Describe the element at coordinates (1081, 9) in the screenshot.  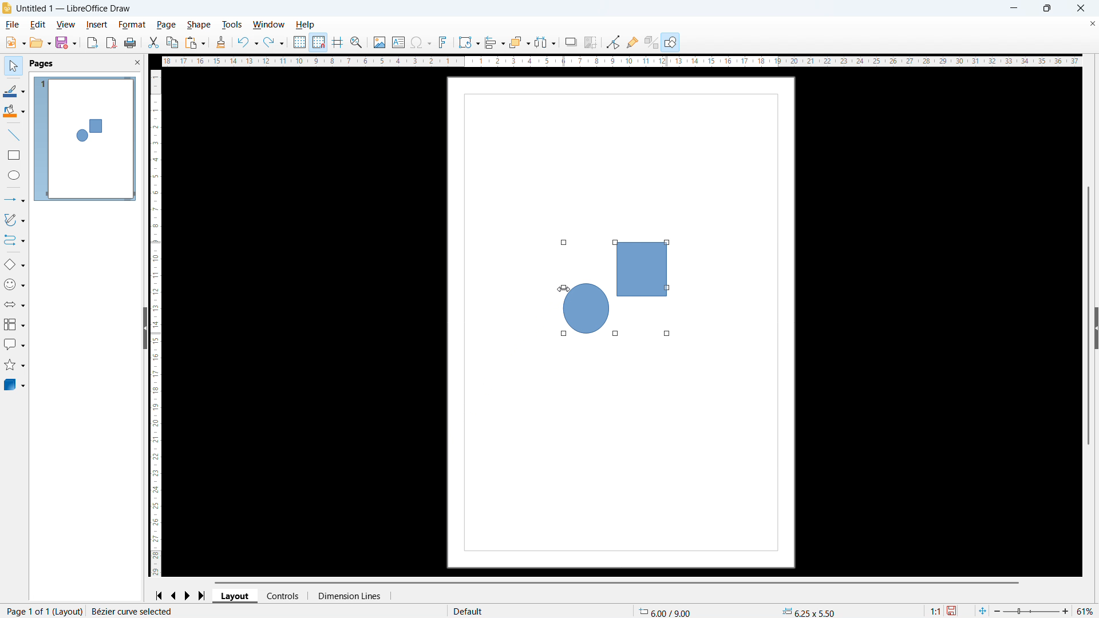
I see `Close ` at that location.